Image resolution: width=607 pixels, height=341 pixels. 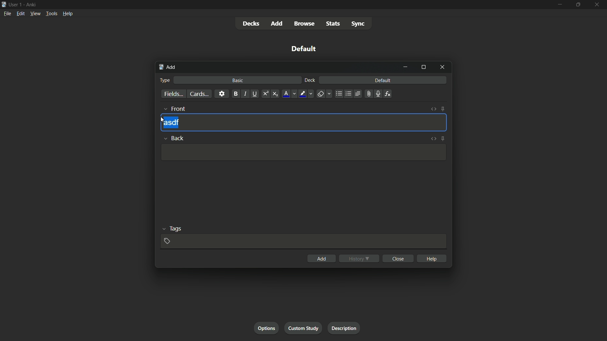 What do you see at coordinates (398, 258) in the screenshot?
I see `close` at bounding box center [398, 258].